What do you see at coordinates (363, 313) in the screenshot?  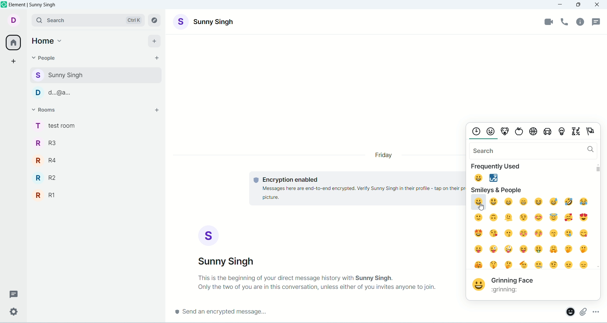 I see `send encrypted message` at bounding box center [363, 313].